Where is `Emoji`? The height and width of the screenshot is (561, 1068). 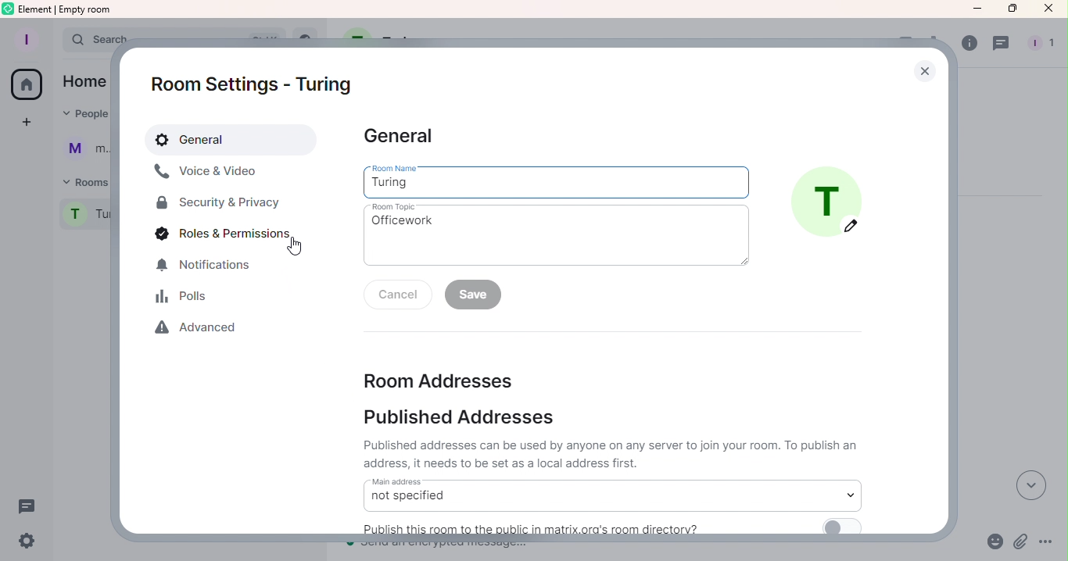
Emoji is located at coordinates (995, 543).